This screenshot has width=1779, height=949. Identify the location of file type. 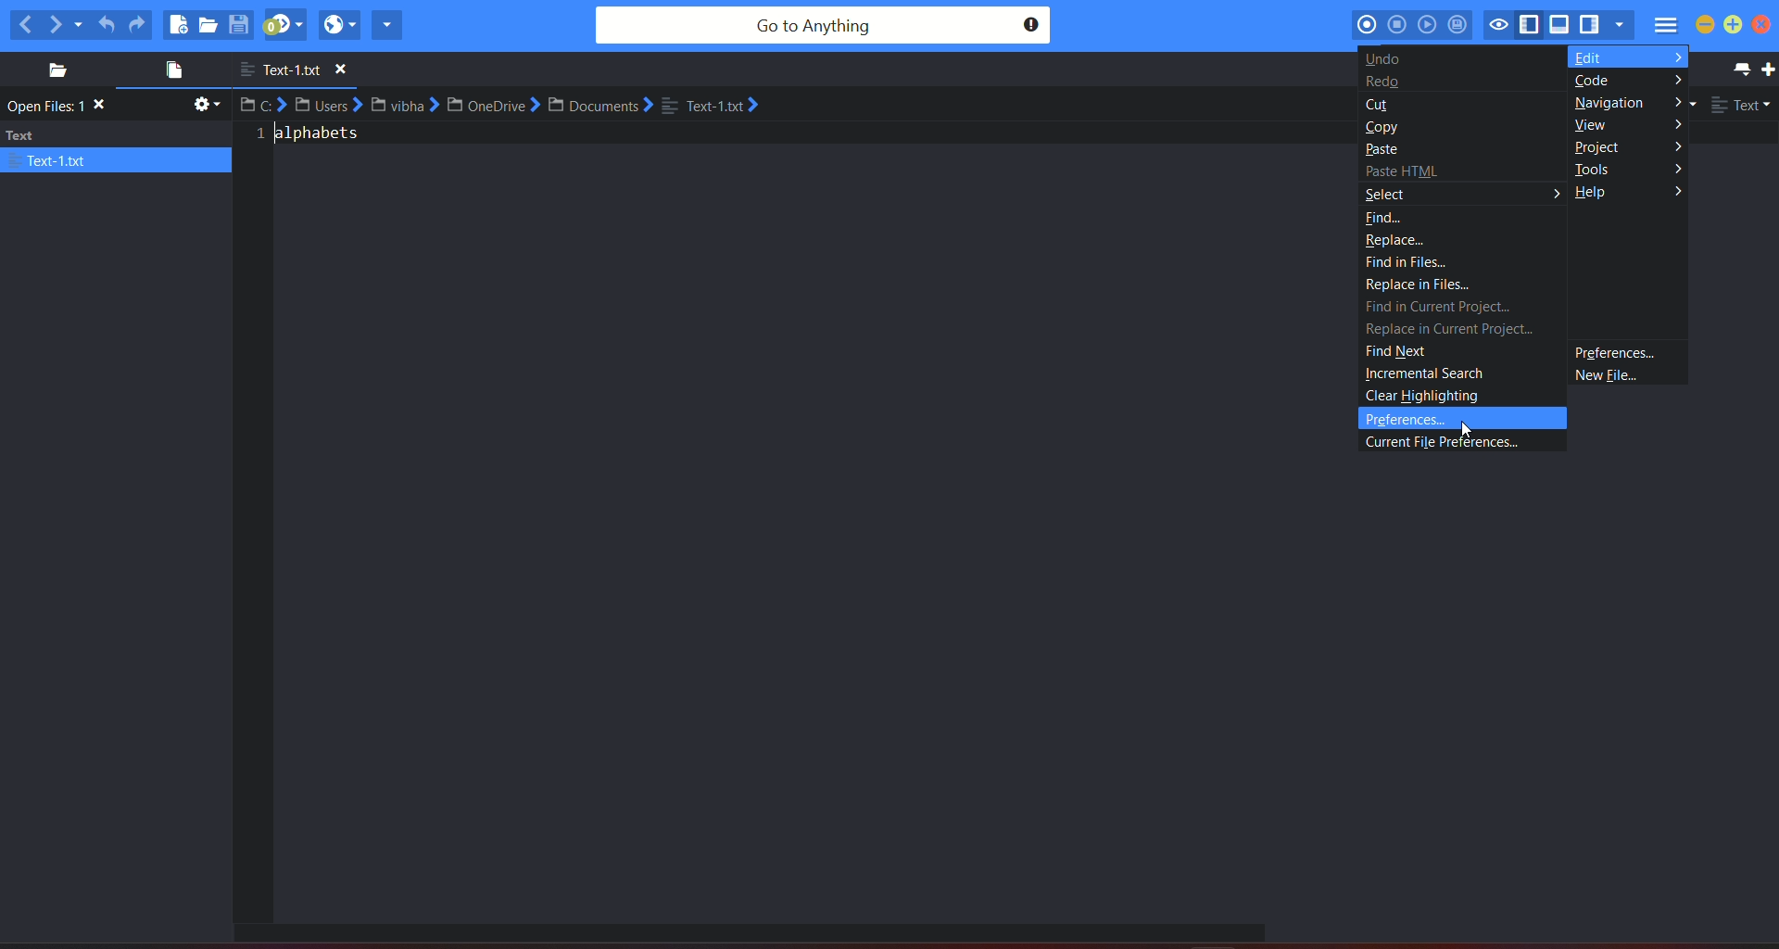
(1742, 107).